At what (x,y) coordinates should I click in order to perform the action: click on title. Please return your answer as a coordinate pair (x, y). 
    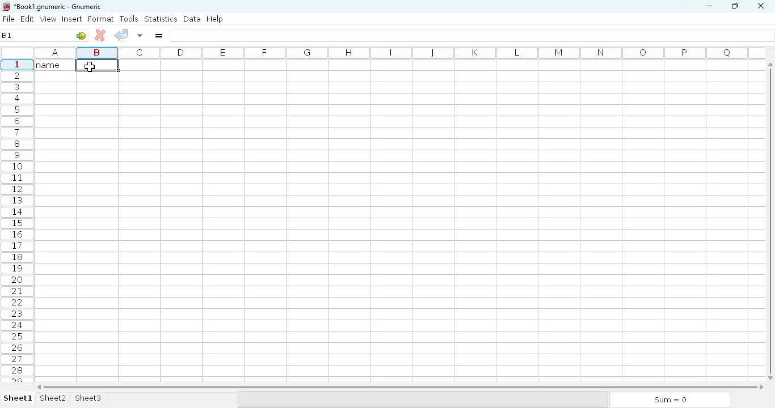
    Looking at the image, I should click on (58, 7).